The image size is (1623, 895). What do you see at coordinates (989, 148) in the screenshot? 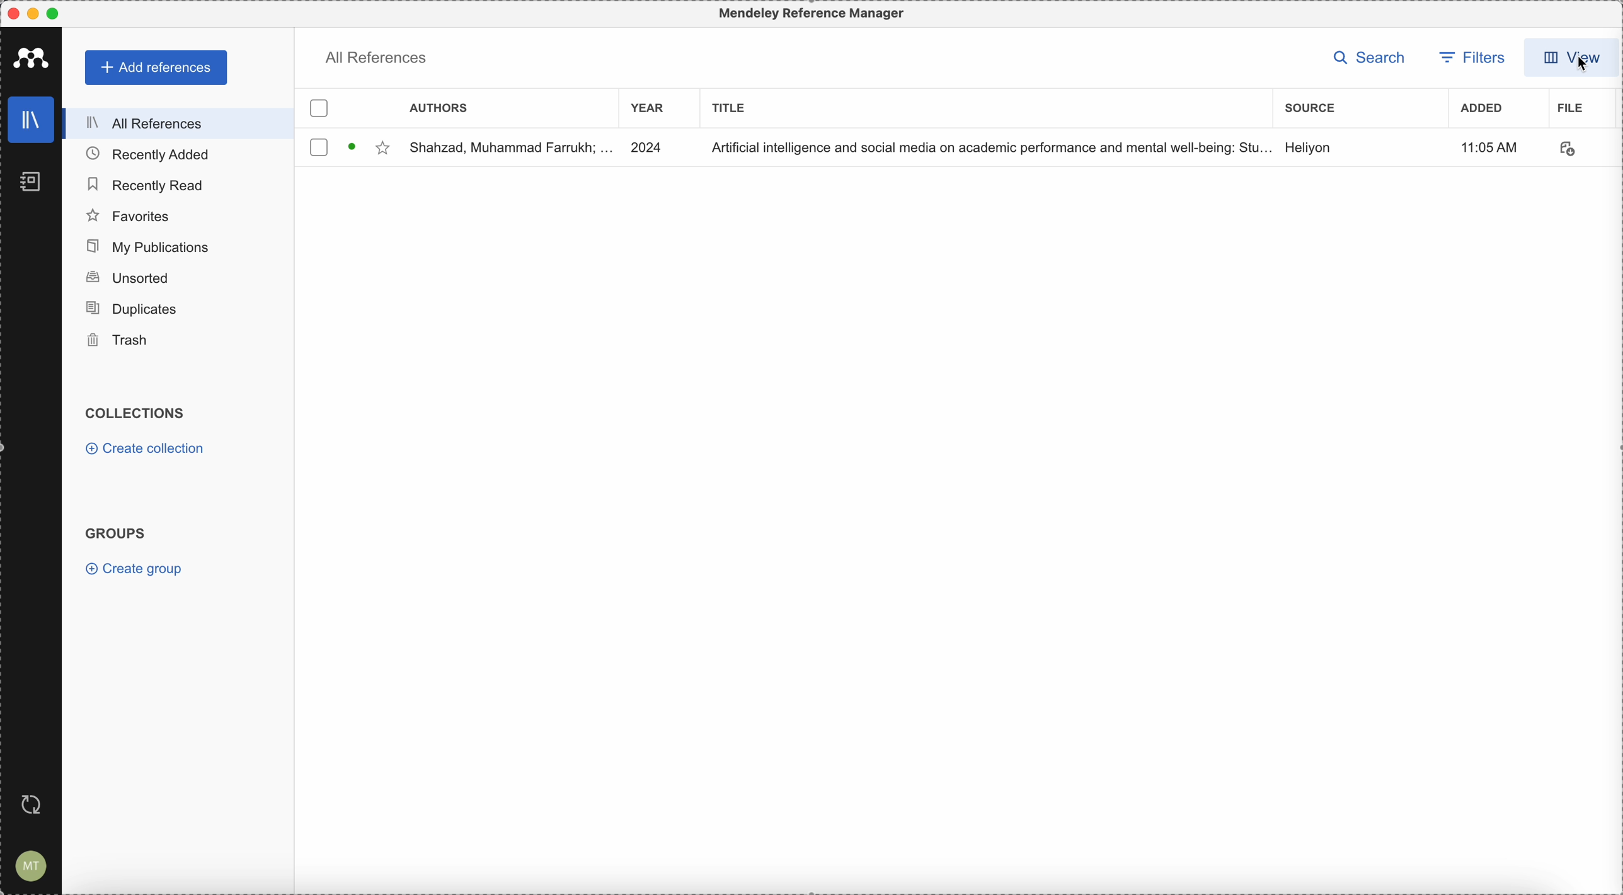
I see `Artificial Intelligence and social media on academic performance and mental well-being.` at bounding box center [989, 148].